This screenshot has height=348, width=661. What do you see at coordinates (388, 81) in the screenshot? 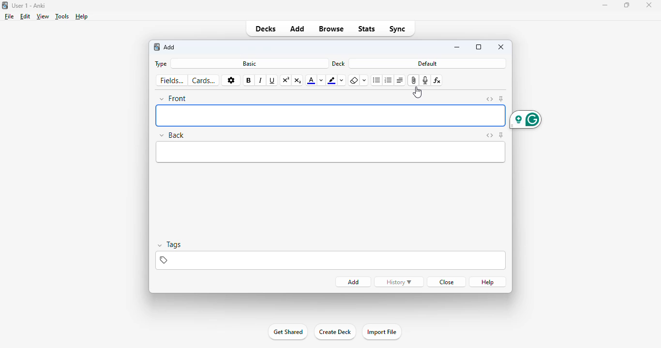
I see `ordered list` at bounding box center [388, 81].